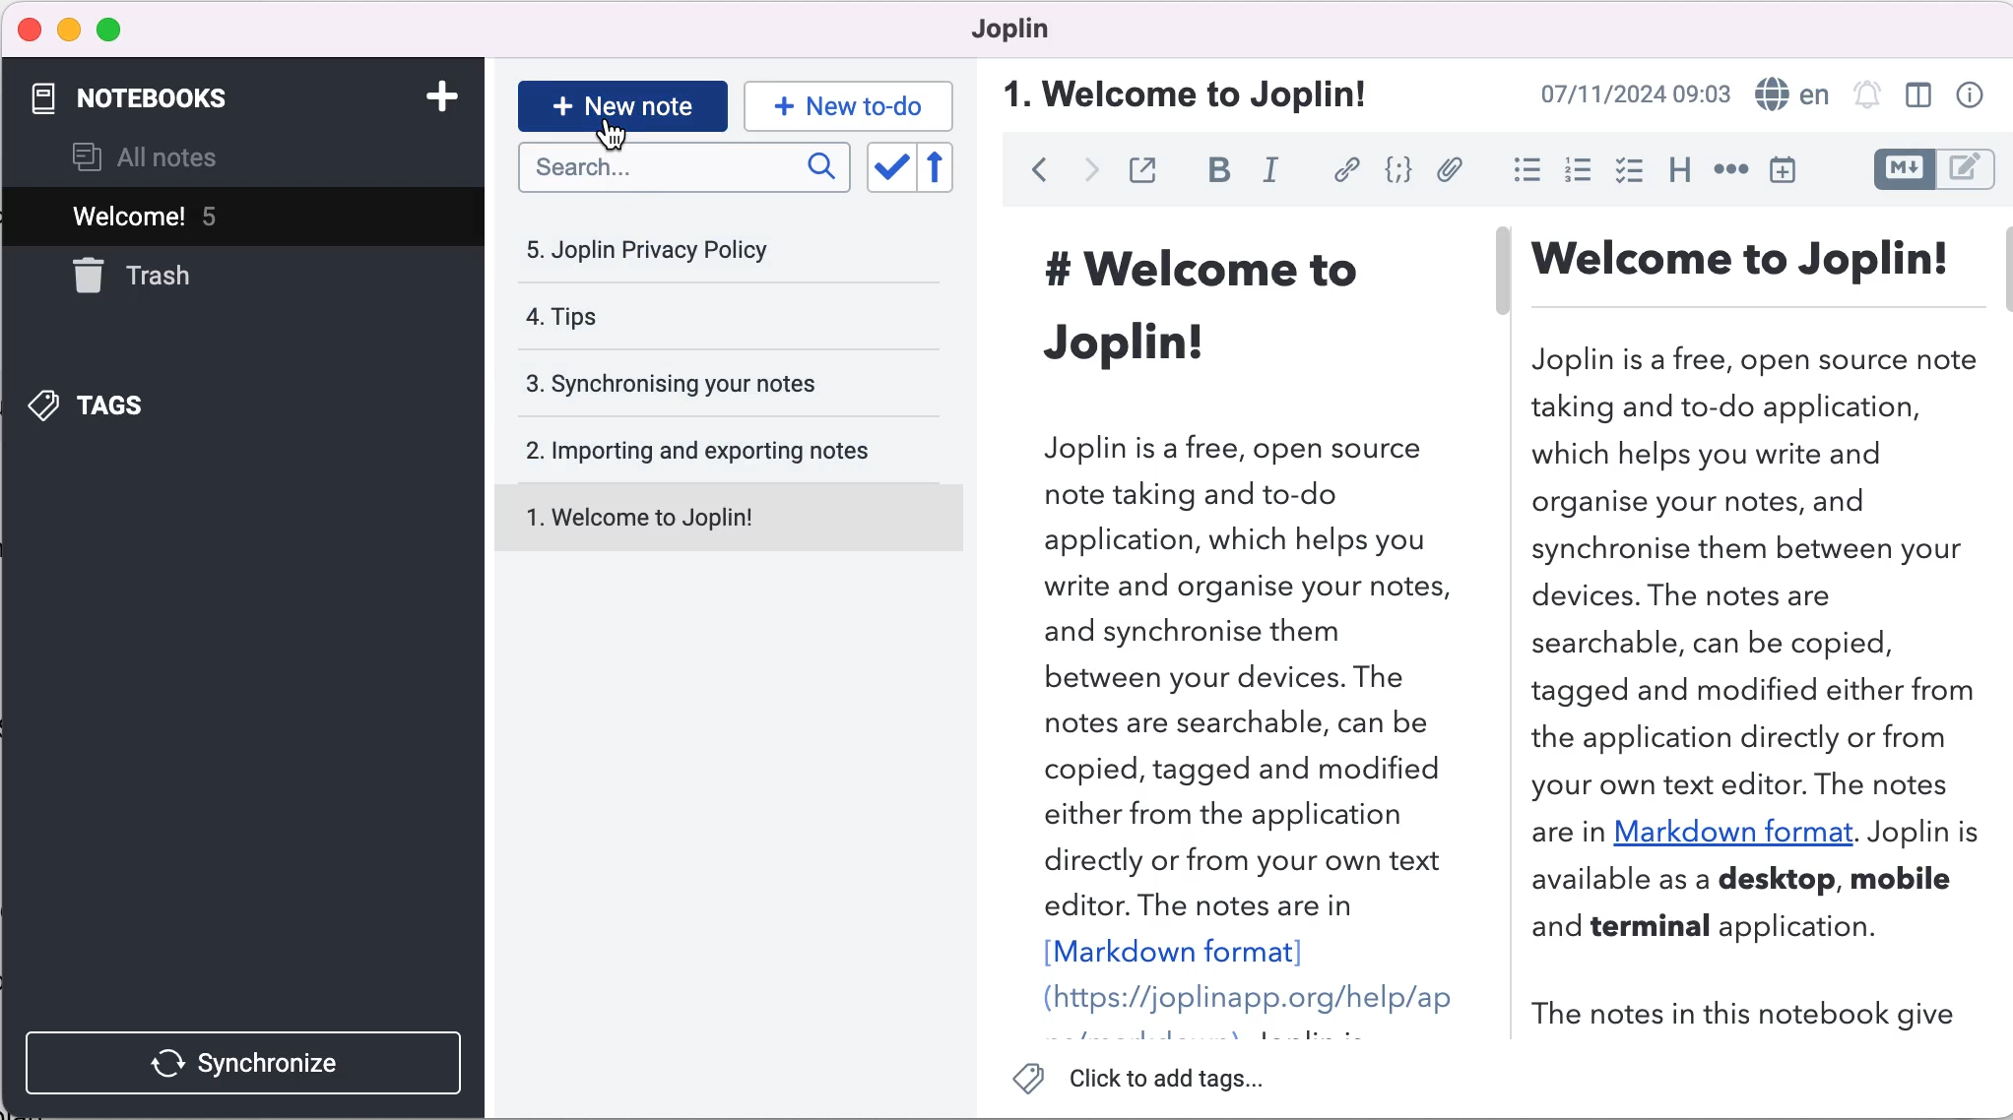 This screenshot has height=1120, width=2013. I want to click on vertical slider, so click(1505, 275).